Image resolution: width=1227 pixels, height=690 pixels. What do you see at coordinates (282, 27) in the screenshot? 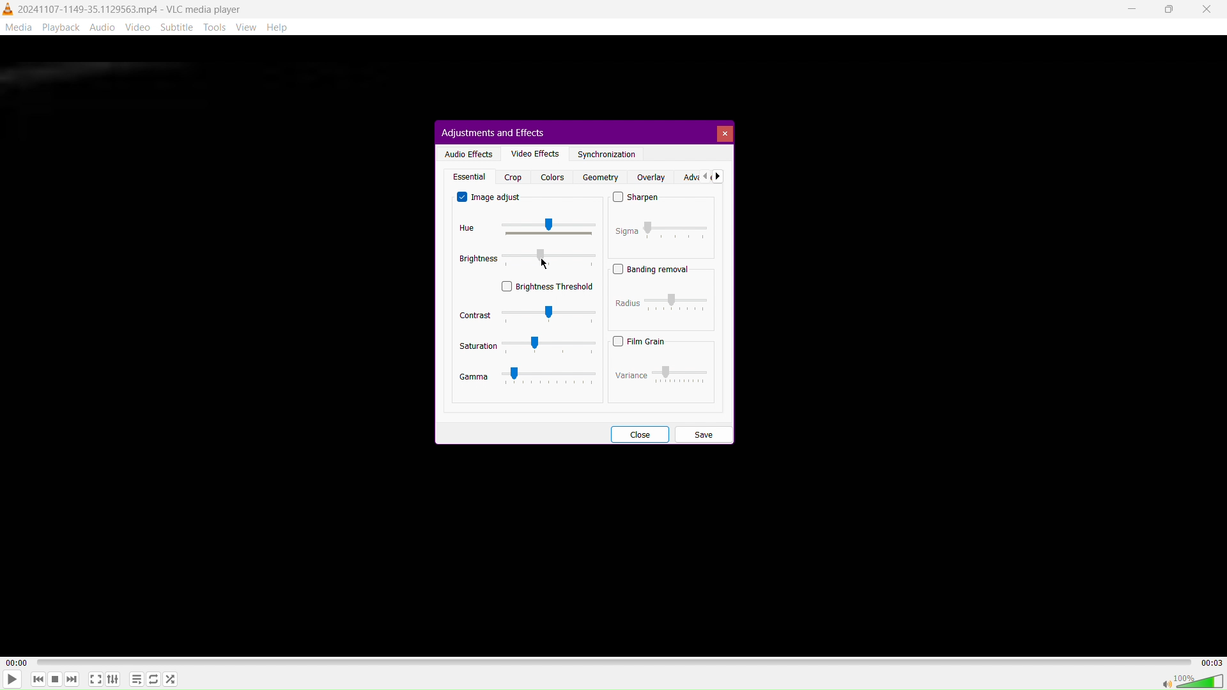
I see `Help` at bounding box center [282, 27].